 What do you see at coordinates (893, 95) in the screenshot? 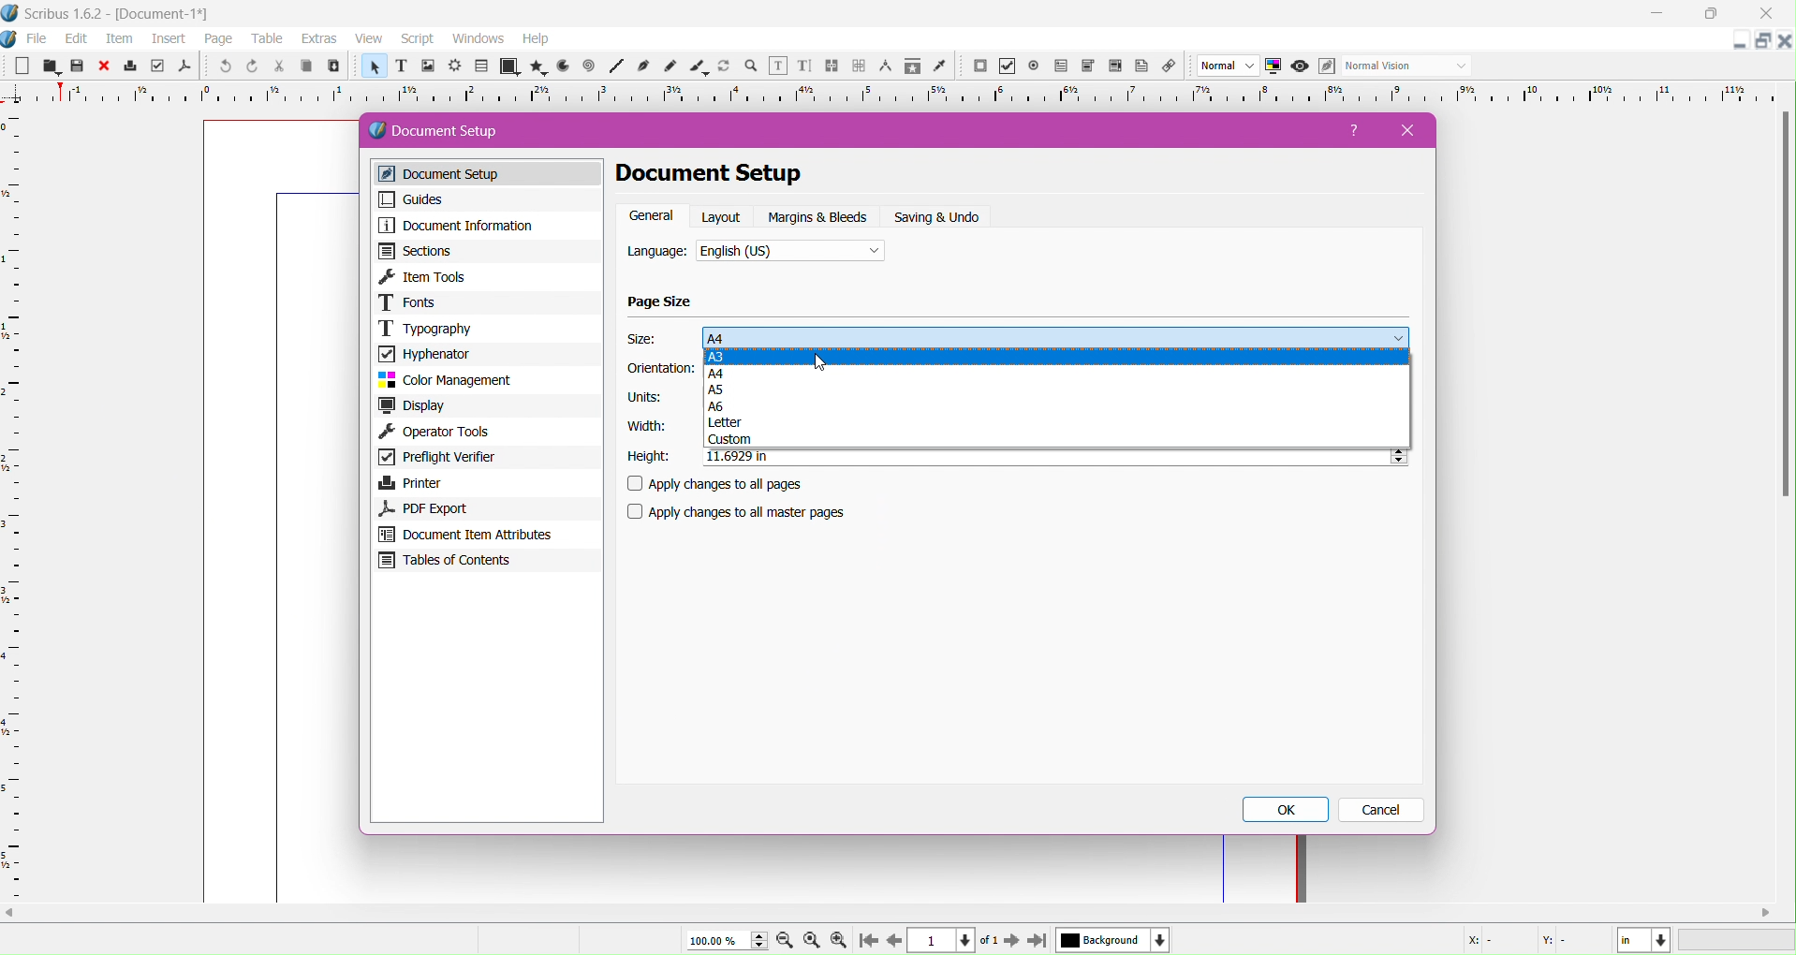
I see `measuring scale` at bounding box center [893, 95].